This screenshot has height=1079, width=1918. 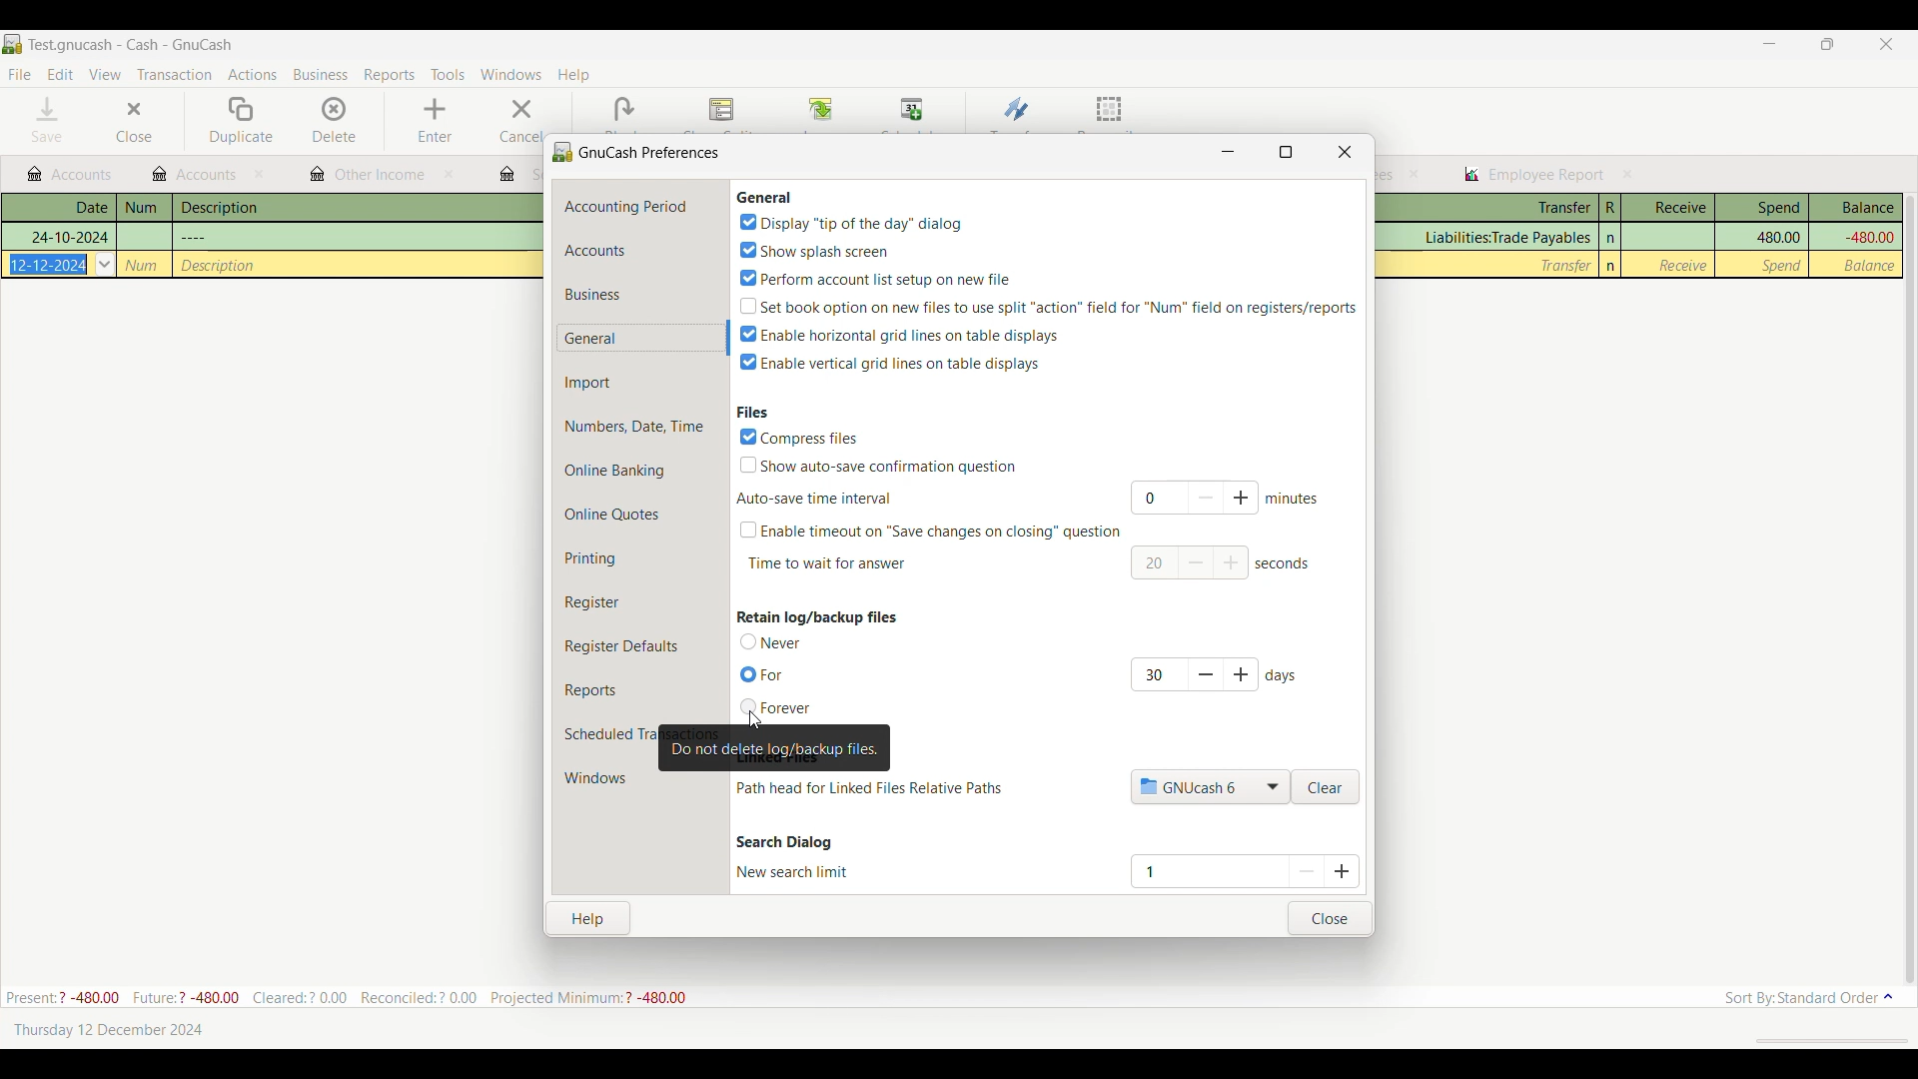 What do you see at coordinates (929, 531) in the screenshot?
I see `Toggle option under sub-section` at bounding box center [929, 531].